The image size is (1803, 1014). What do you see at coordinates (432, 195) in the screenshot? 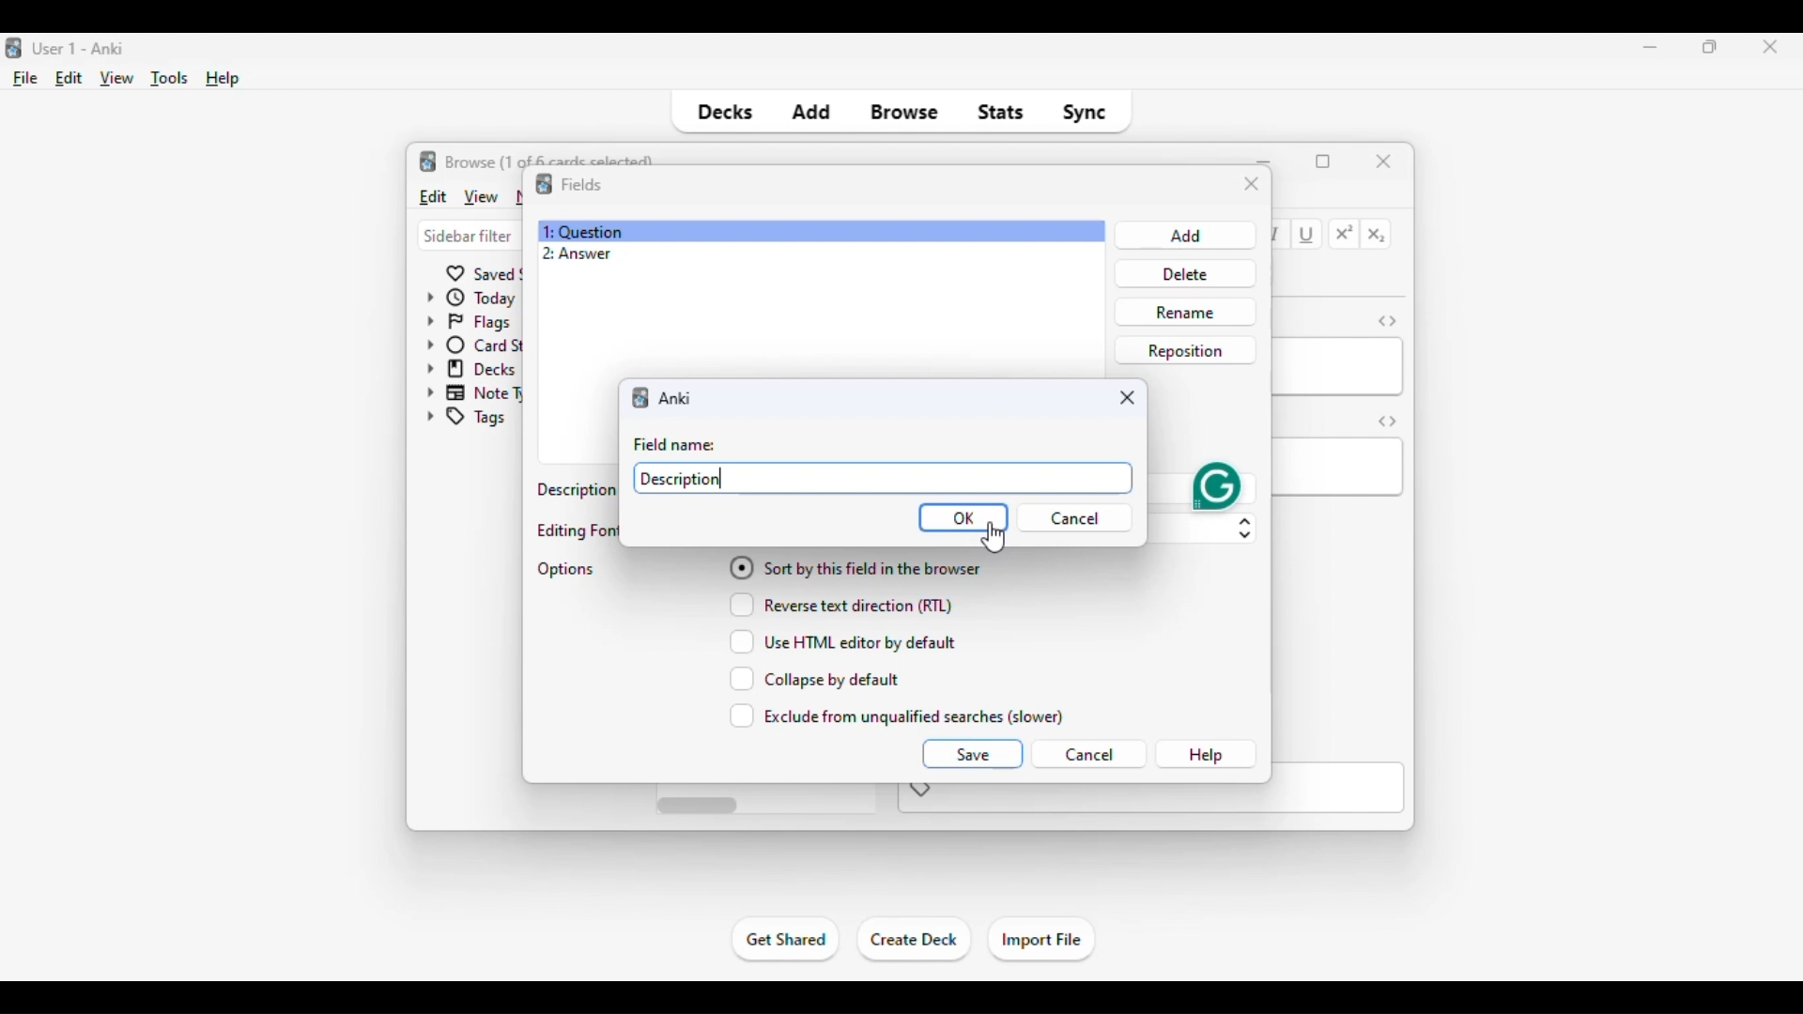
I see `edit` at bounding box center [432, 195].